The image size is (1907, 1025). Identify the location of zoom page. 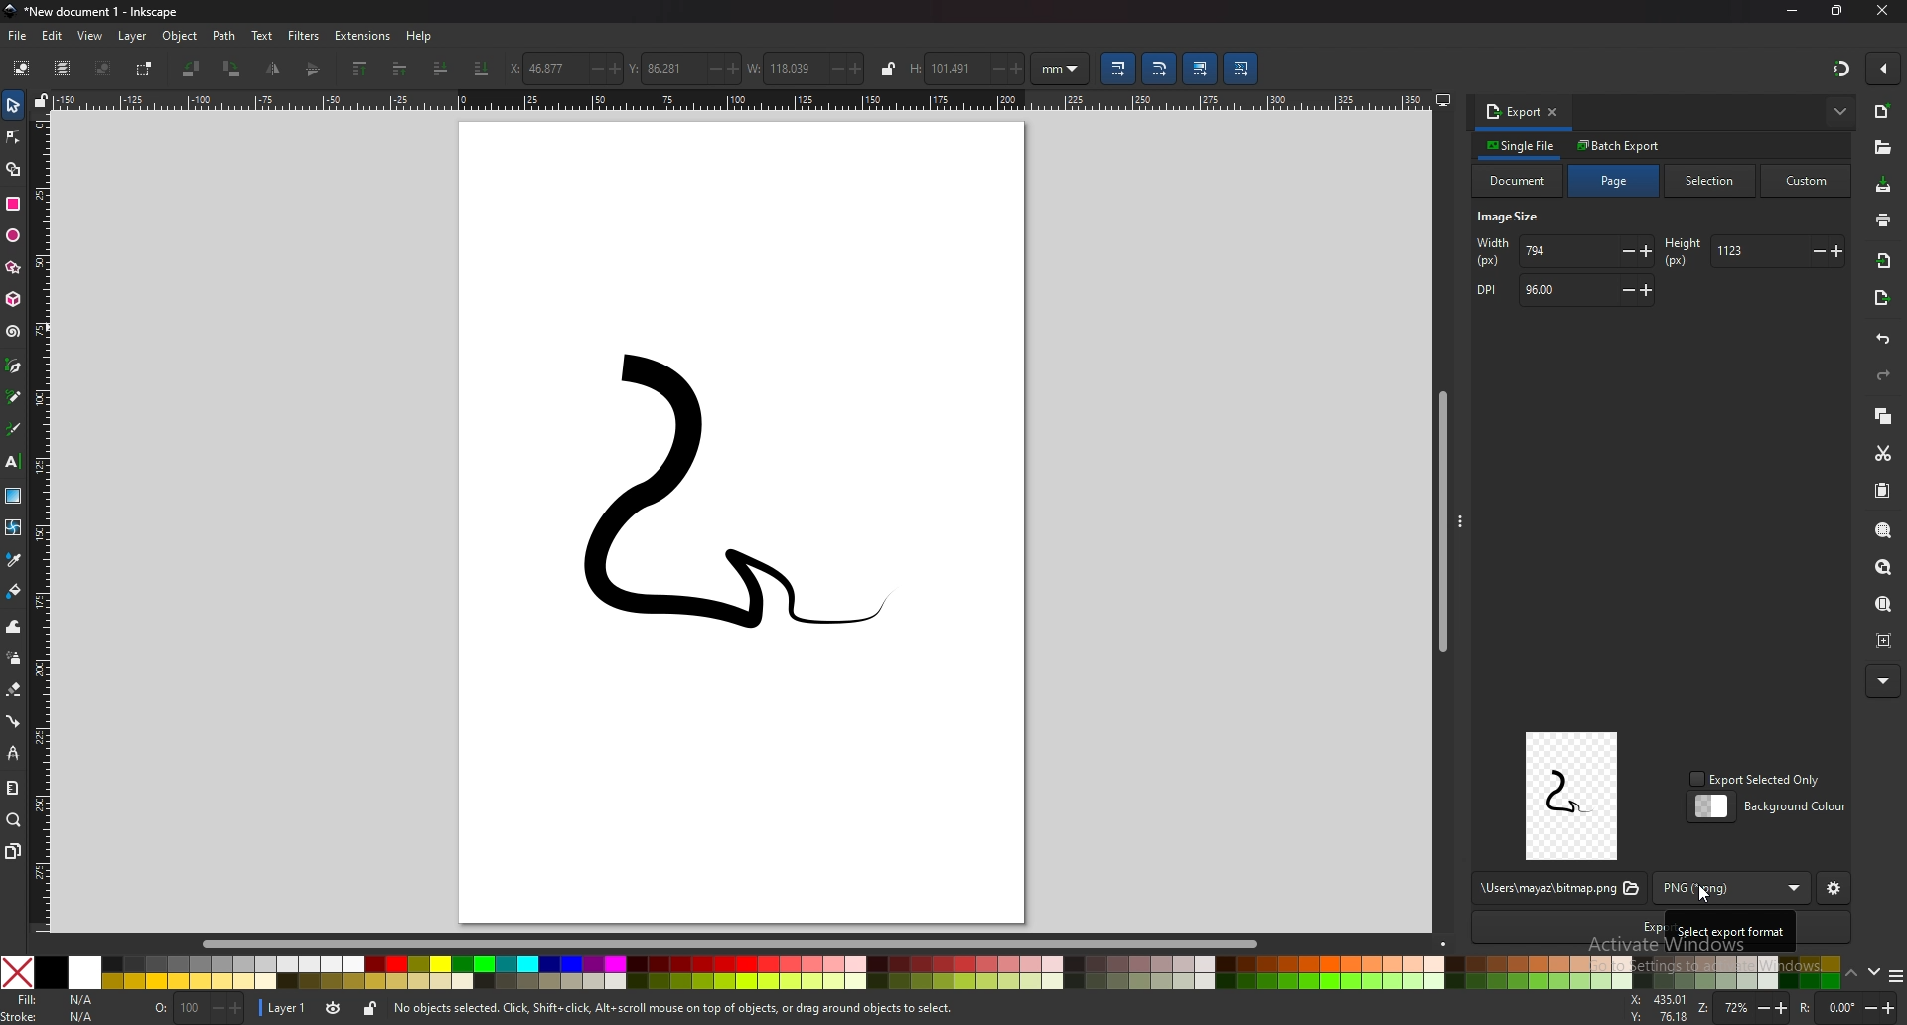
(1885, 606).